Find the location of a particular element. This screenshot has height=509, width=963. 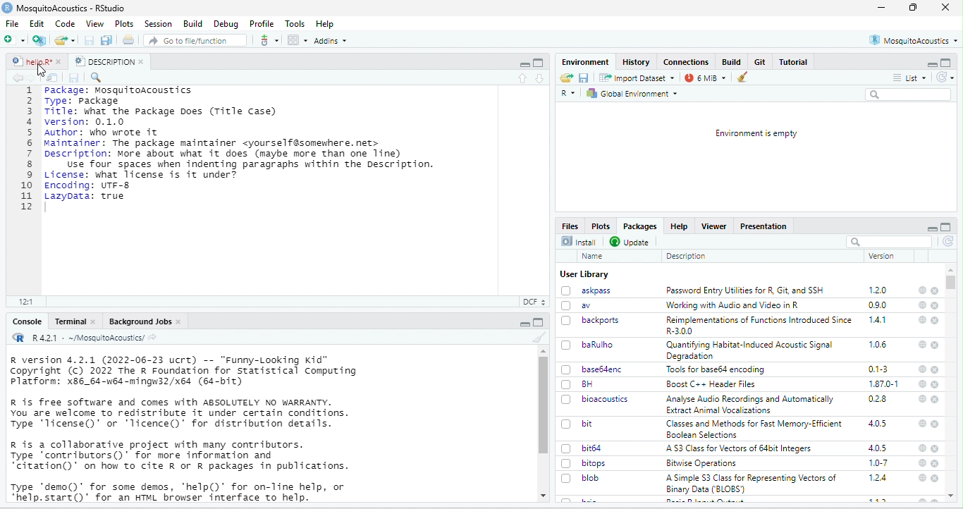

scroll bar is located at coordinates (544, 405).